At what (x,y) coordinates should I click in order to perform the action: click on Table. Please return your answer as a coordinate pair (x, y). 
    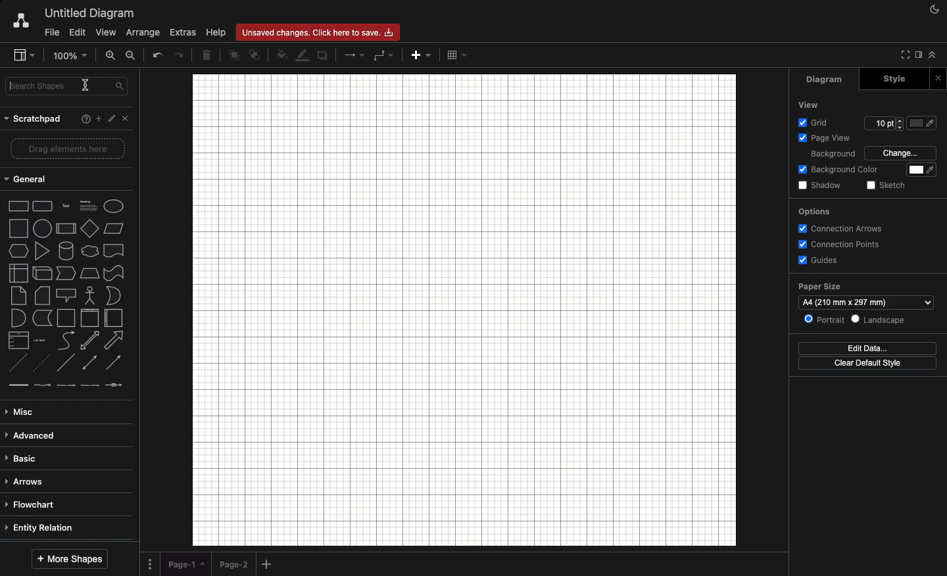
    Looking at the image, I should click on (456, 55).